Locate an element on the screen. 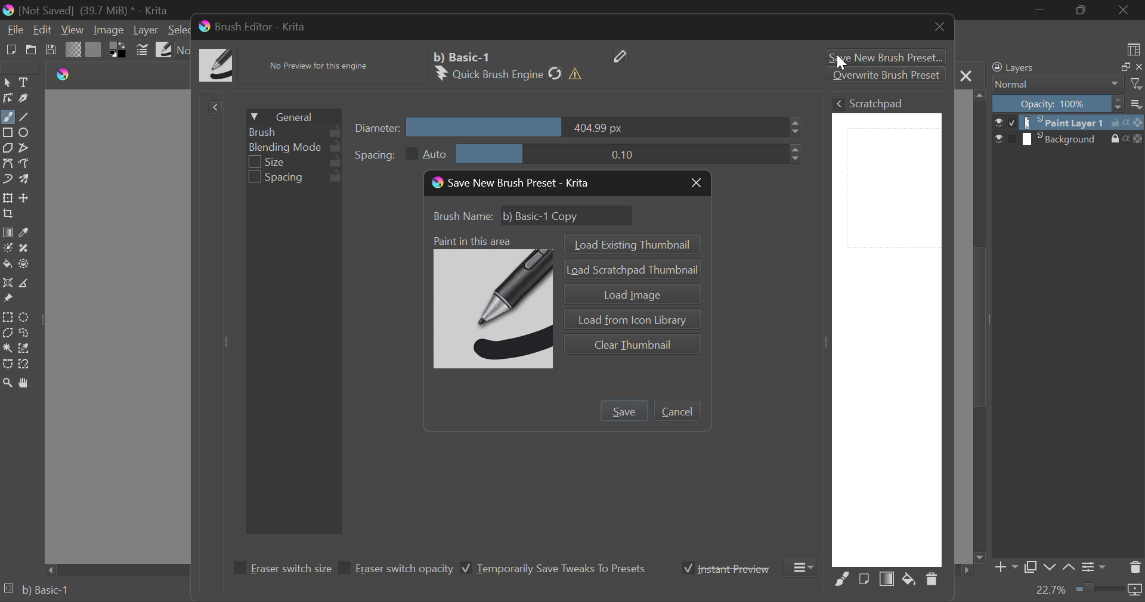 The width and height of the screenshot is (1145, 602). Fill Gradient is located at coordinates (8, 232).